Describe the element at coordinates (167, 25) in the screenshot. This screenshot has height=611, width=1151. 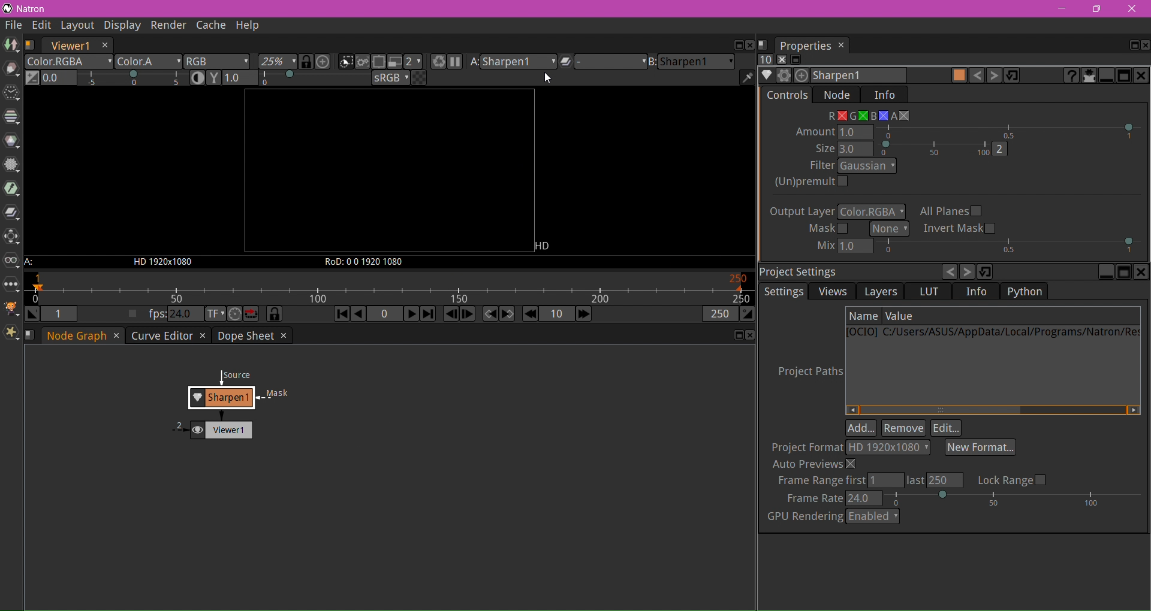
I see `Render` at that location.